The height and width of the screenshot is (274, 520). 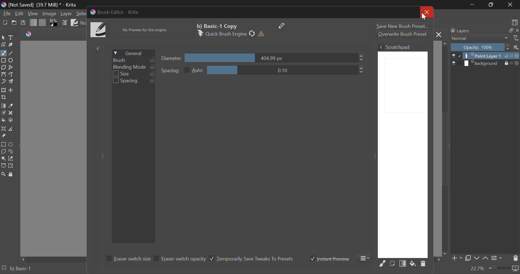 I want to click on Fill, so click(x=4, y=120).